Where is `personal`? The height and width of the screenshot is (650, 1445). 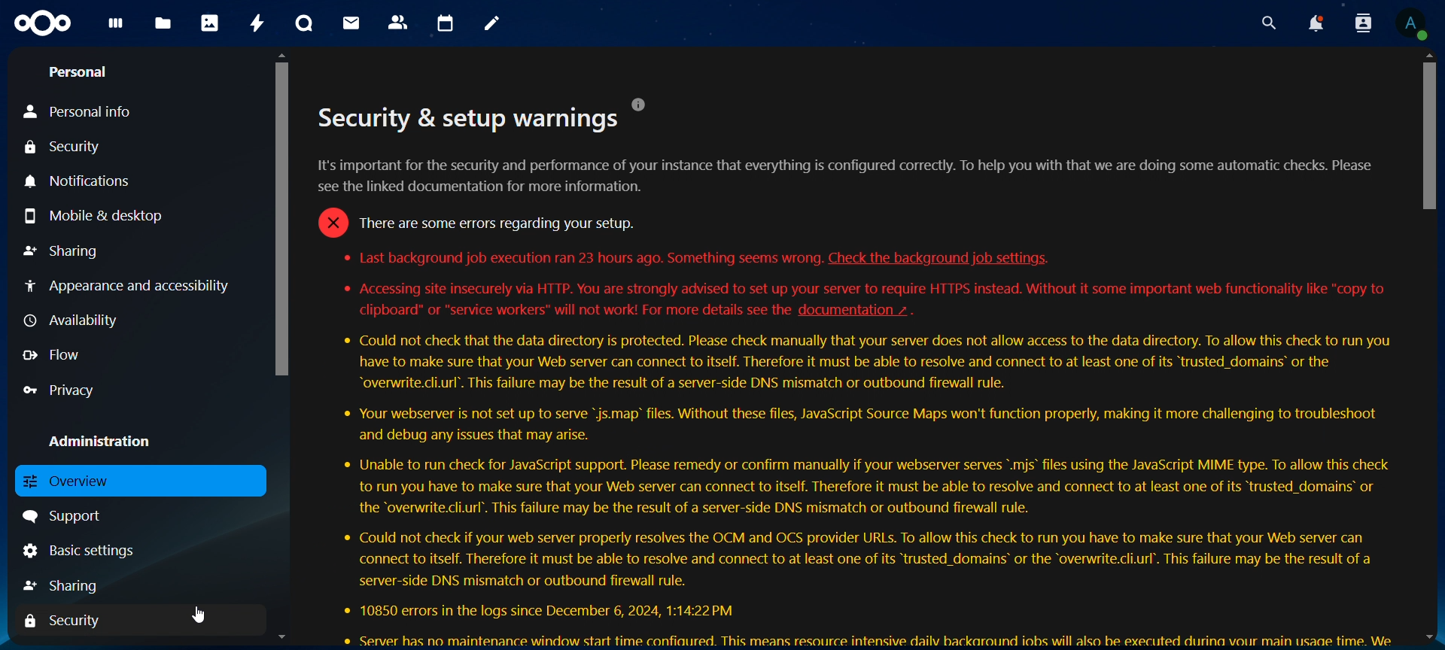 personal is located at coordinates (82, 72).